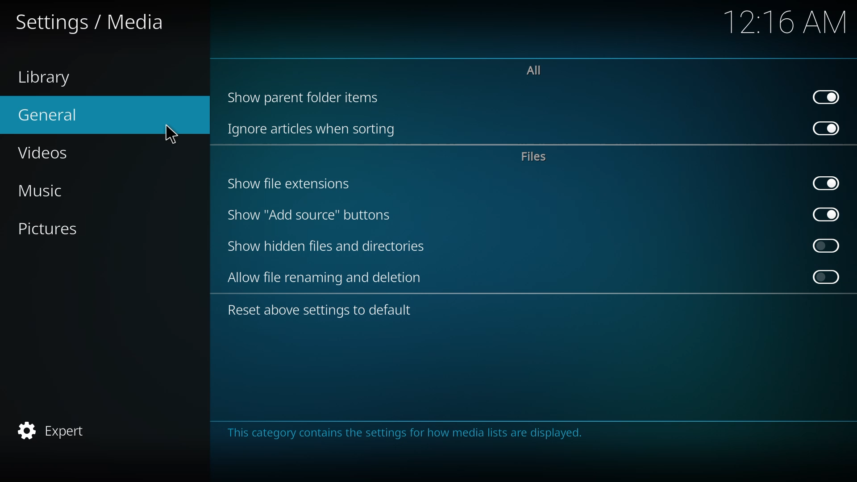 The width and height of the screenshot is (857, 482). Describe the element at coordinates (54, 429) in the screenshot. I see `expert` at that location.